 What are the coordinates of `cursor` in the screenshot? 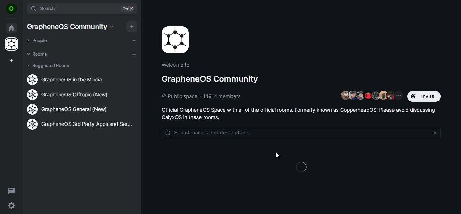 It's located at (278, 156).